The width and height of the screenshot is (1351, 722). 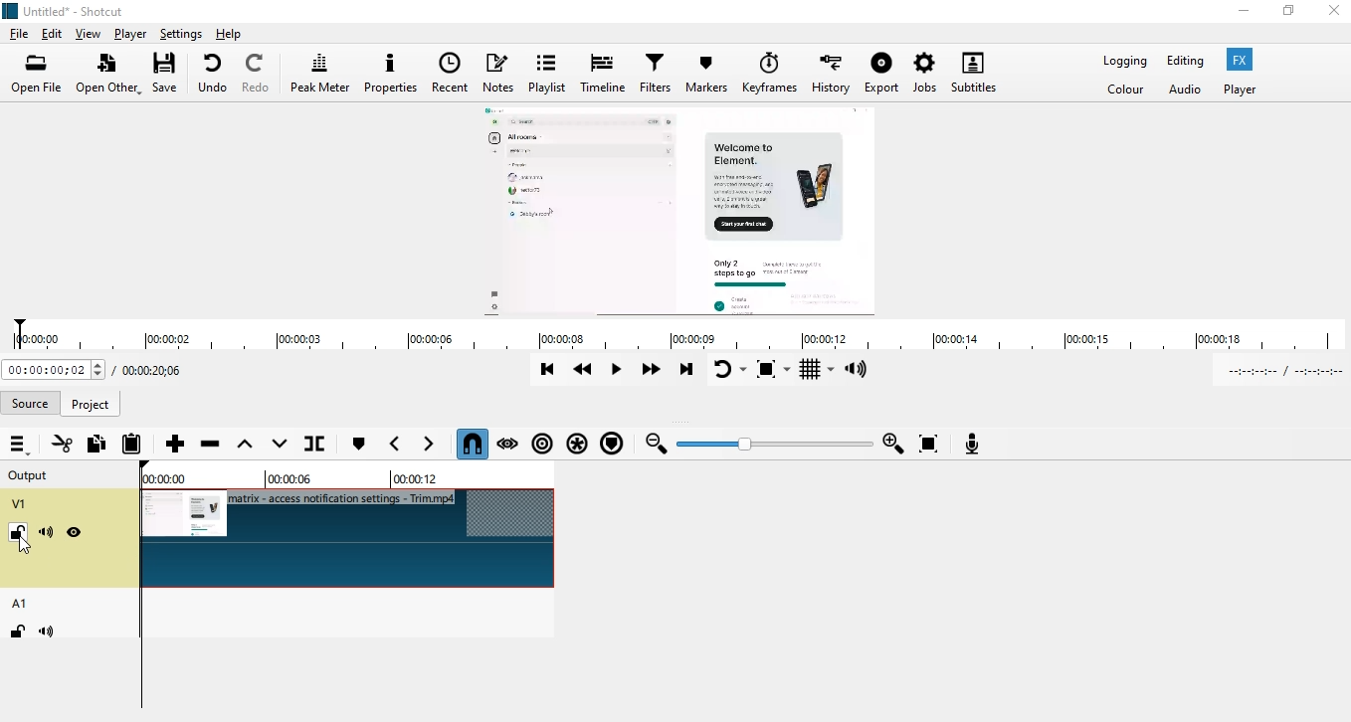 What do you see at coordinates (21, 602) in the screenshot?
I see `a1` at bounding box center [21, 602].